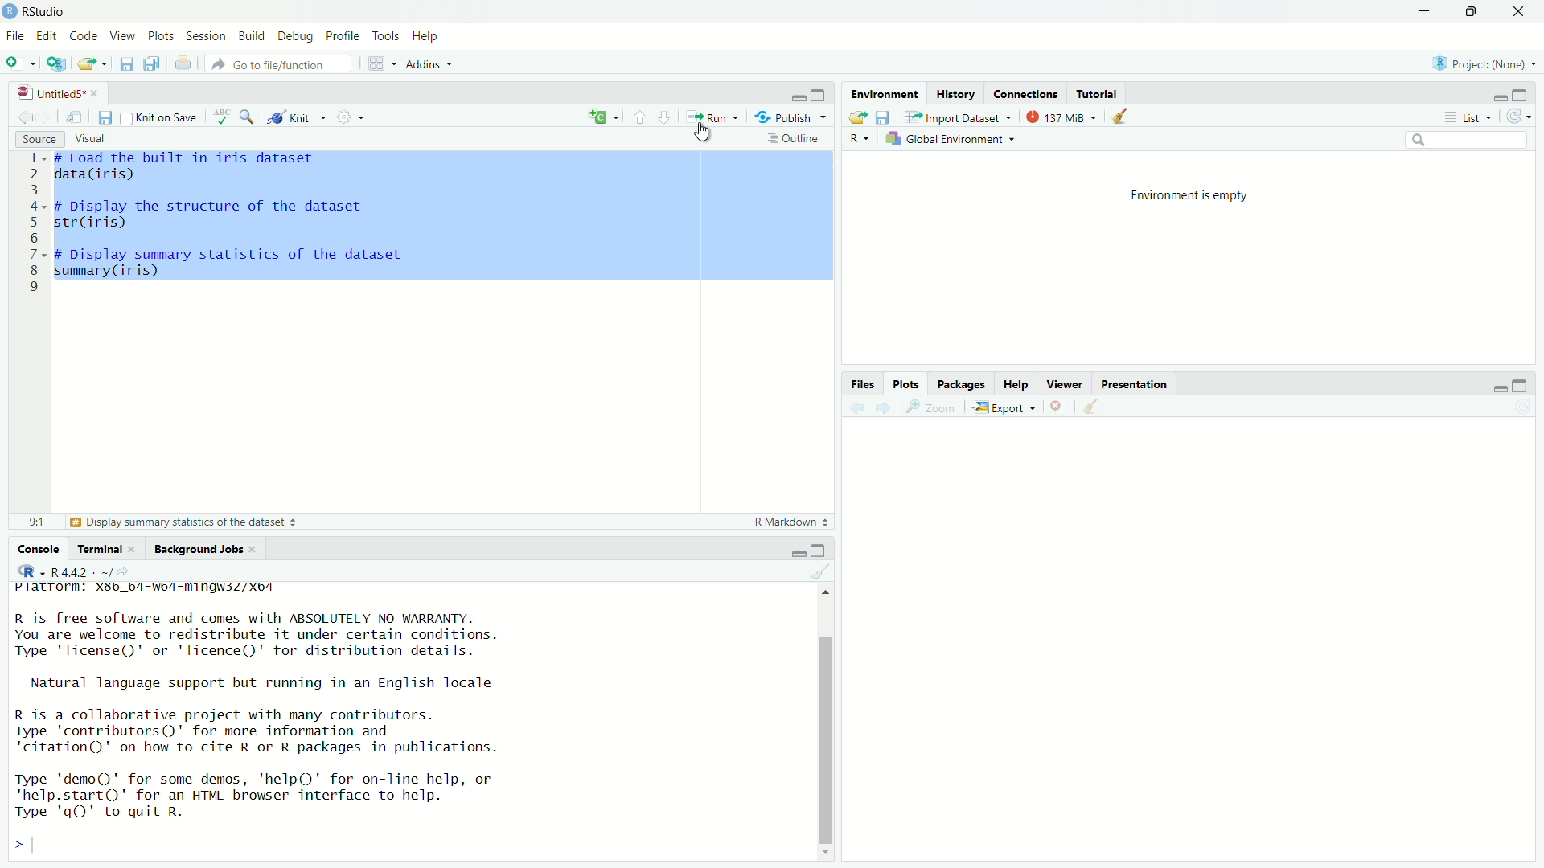 The image size is (1544, 868). Describe the element at coordinates (882, 407) in the screenshot. I see `Next plot` at that location.